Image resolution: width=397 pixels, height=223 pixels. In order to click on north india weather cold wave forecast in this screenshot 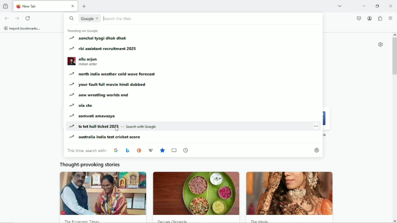, I will do `click(114, 74)`.